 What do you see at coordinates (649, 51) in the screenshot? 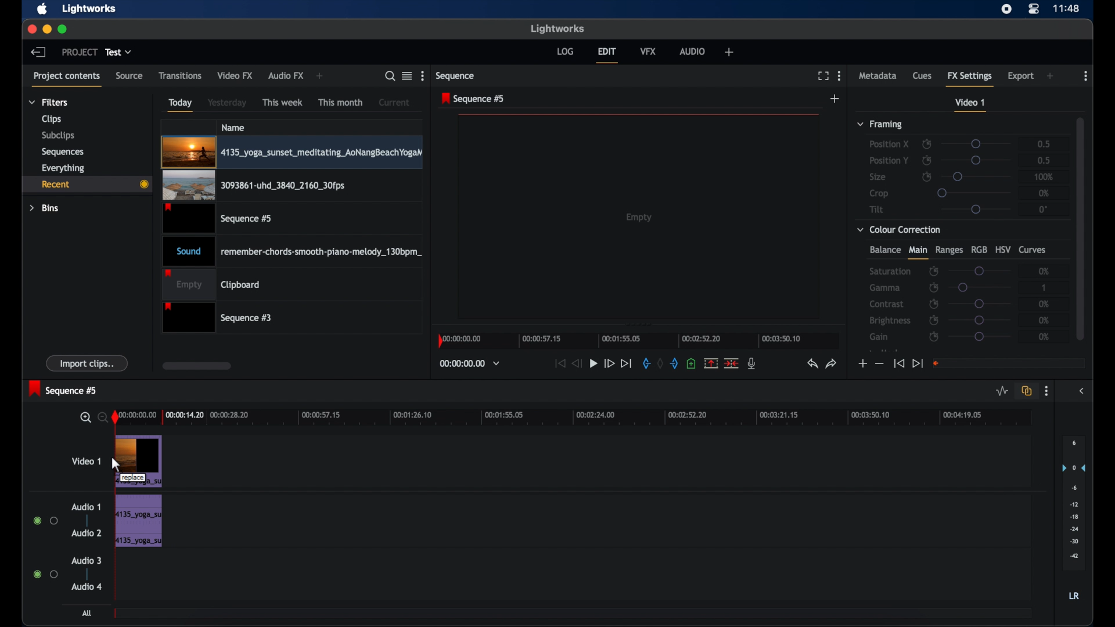
I see `vfx` at bounding box center [649, 51].